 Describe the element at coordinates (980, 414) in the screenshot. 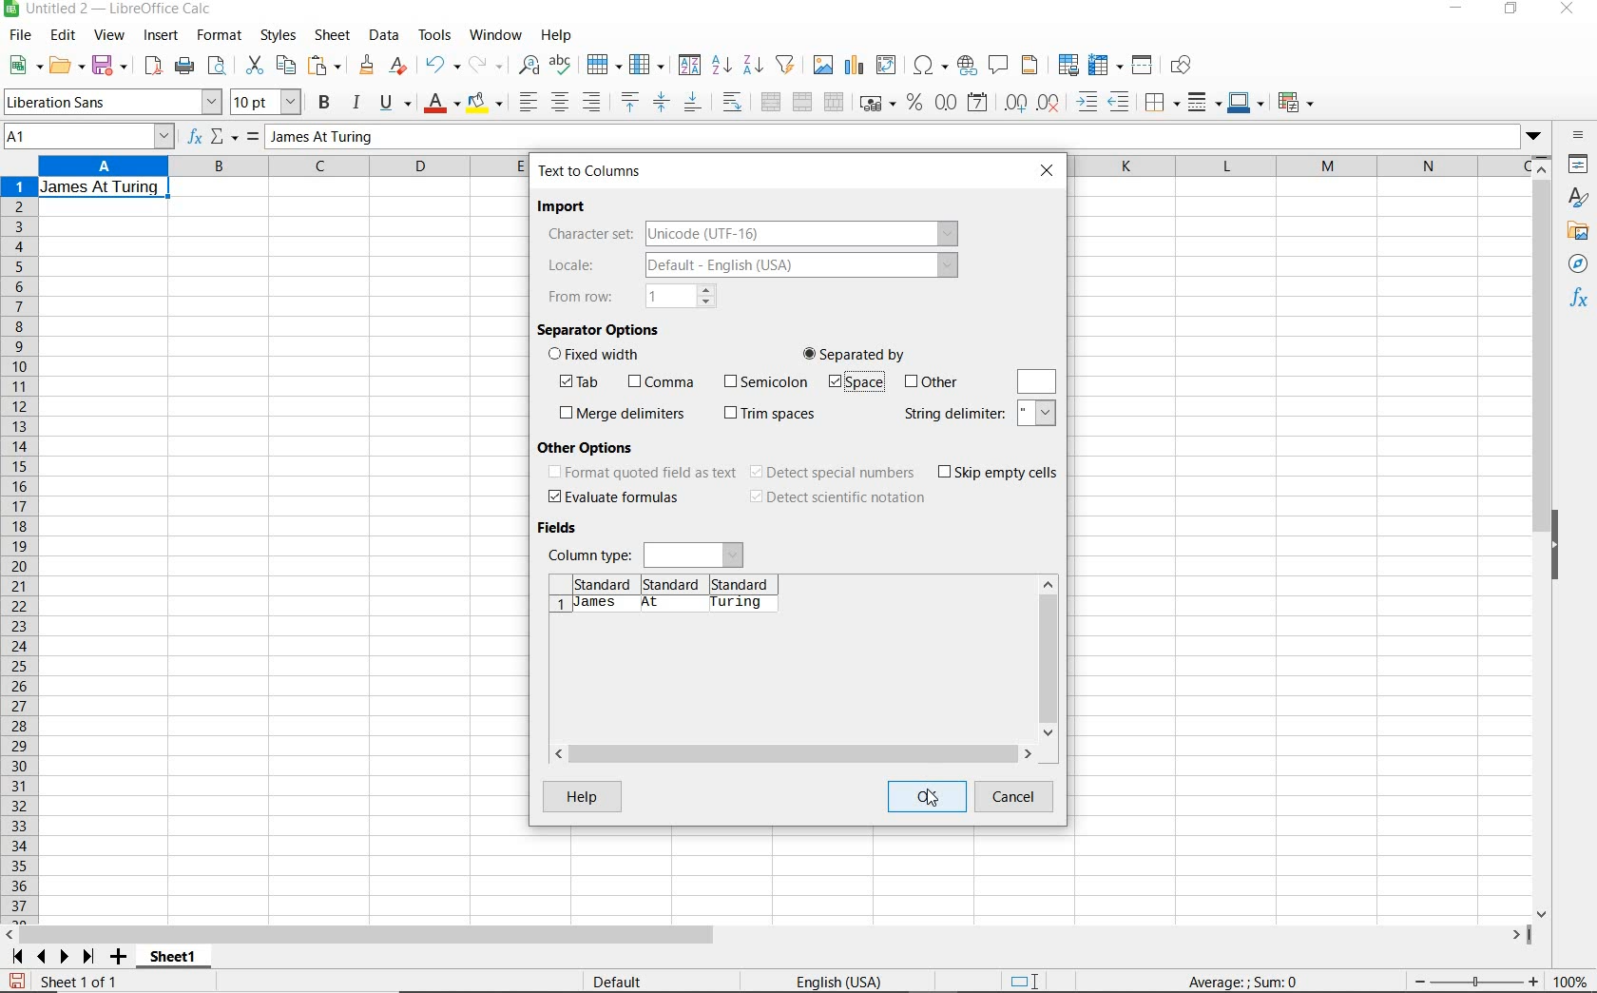

I see `string delimiter` at that location.